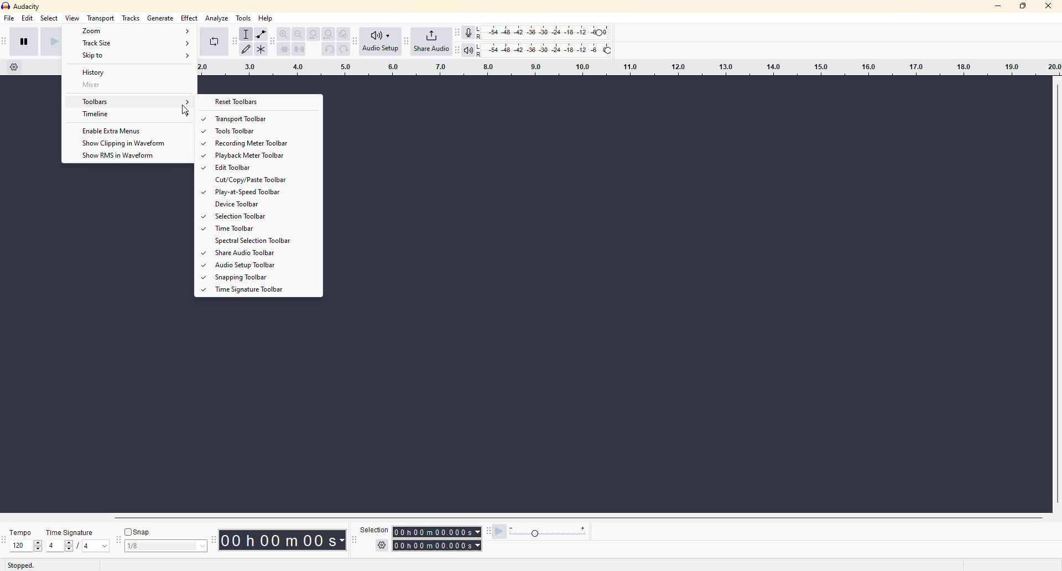 The width and height of the screenshot is (1062, 571). Describe the element at coordinates (238, 264) in the screenshot. I see `audio setup toolbar` at that location.